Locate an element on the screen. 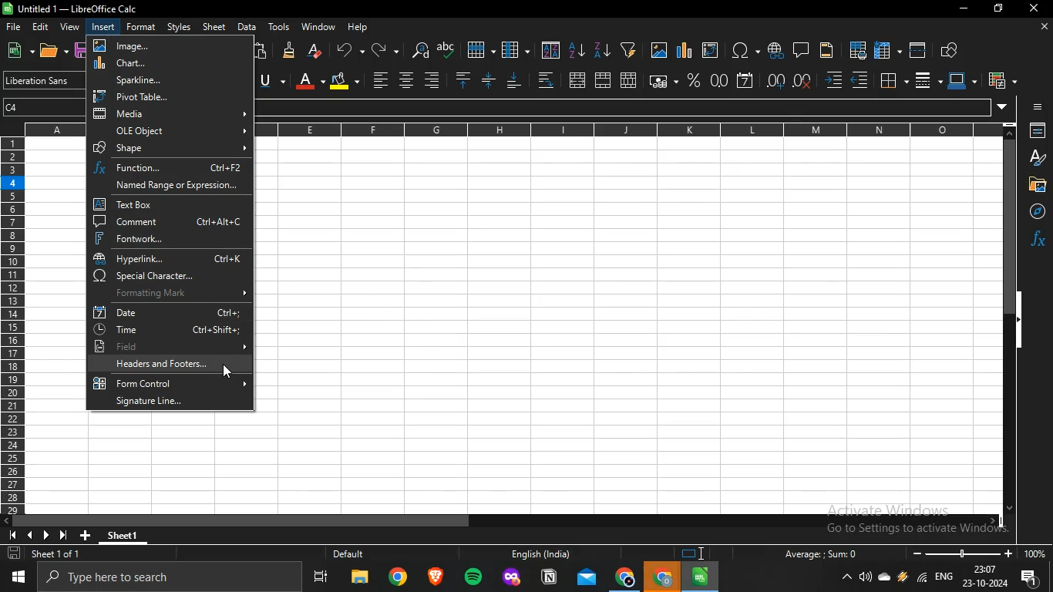 The height and width of the screenshot is (592, 1053). field is located at coordinates (170, 345).